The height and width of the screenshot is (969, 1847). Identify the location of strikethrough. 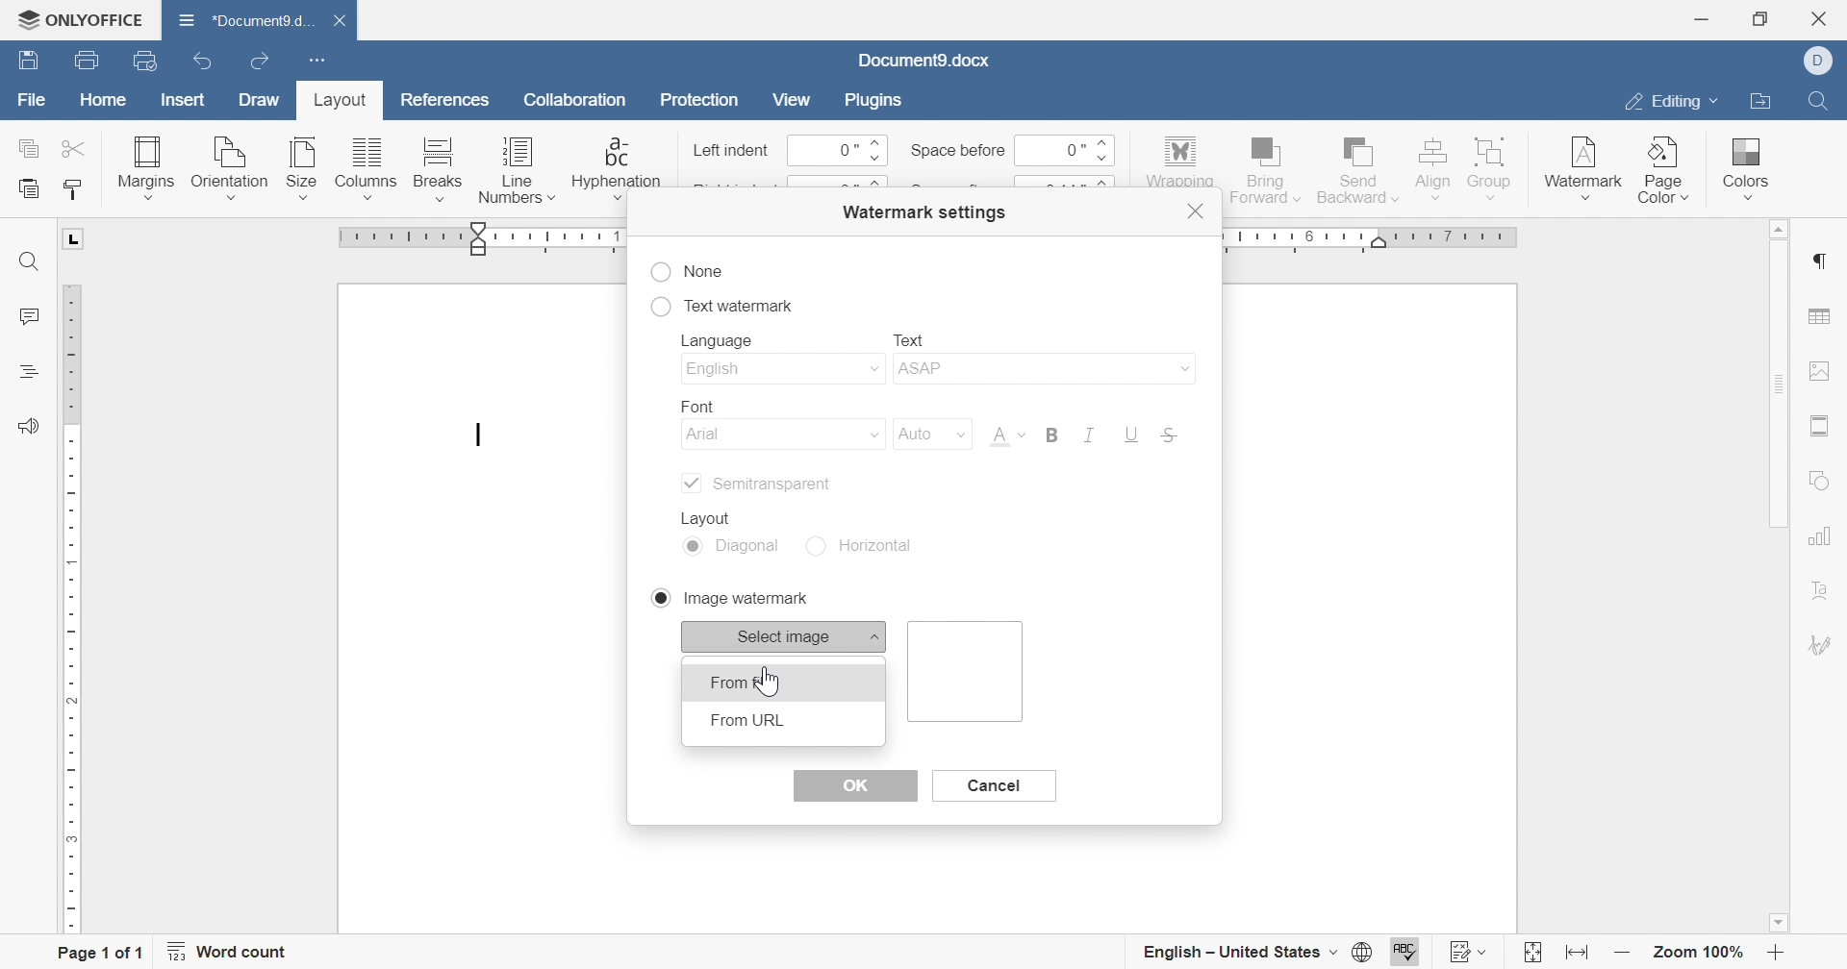
(1171, 437).